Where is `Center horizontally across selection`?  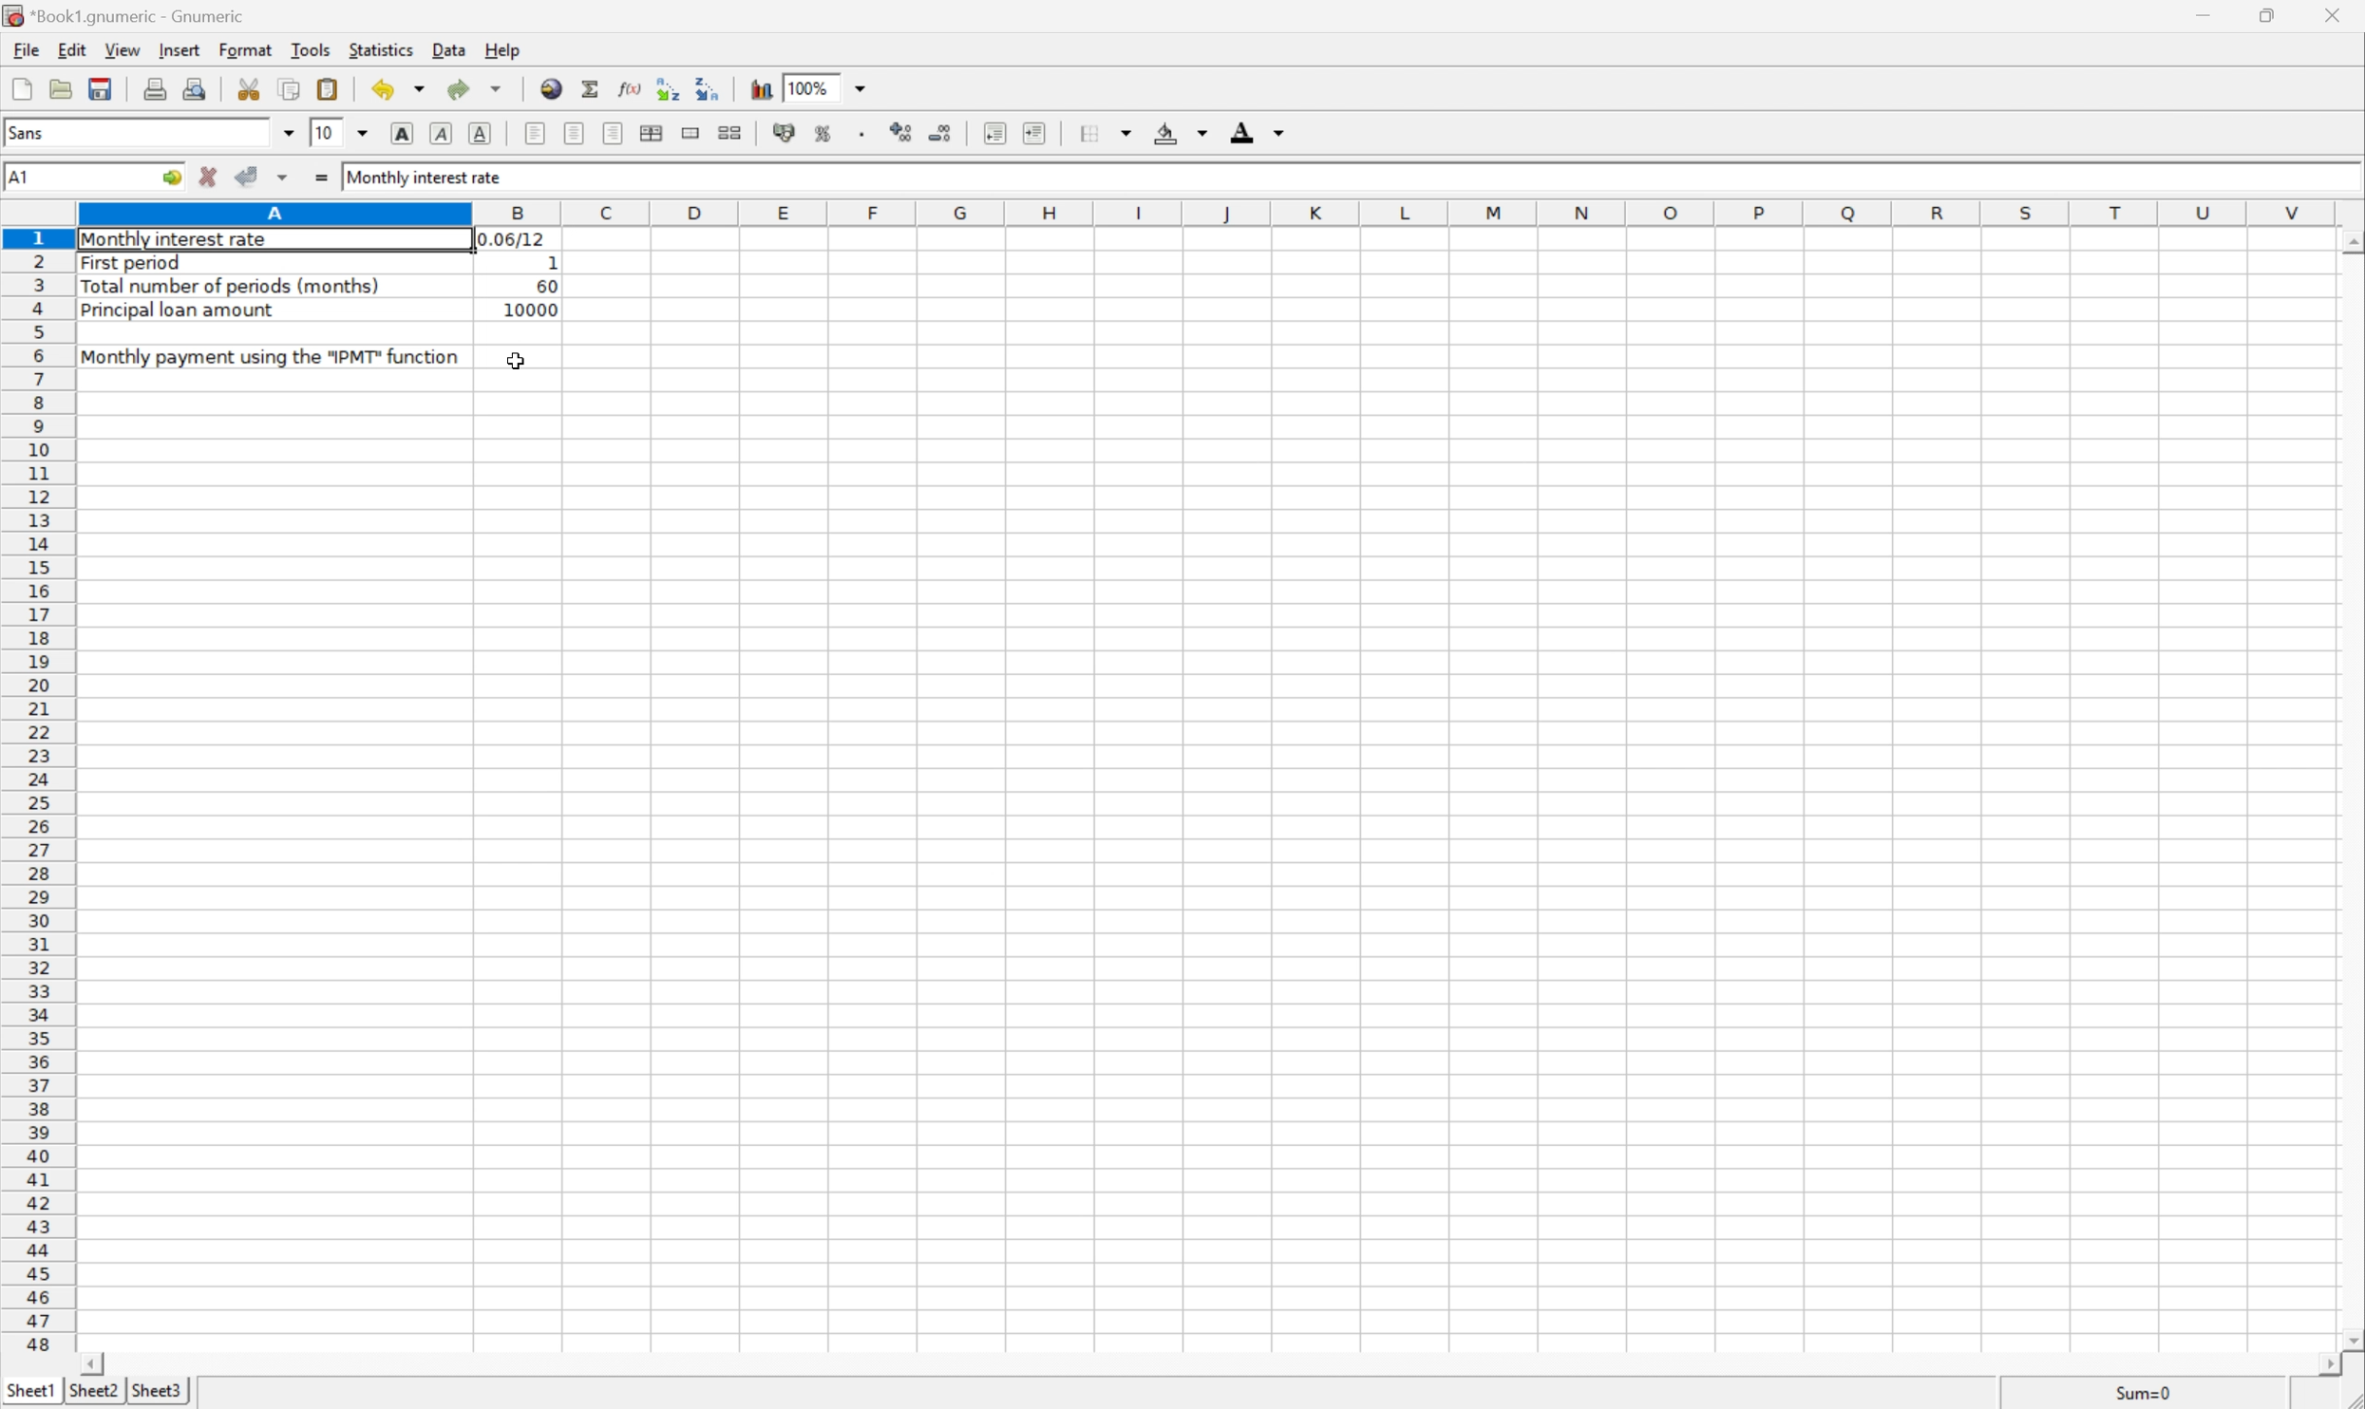 Center horizontally across selection is located at coordinates (653, 134).